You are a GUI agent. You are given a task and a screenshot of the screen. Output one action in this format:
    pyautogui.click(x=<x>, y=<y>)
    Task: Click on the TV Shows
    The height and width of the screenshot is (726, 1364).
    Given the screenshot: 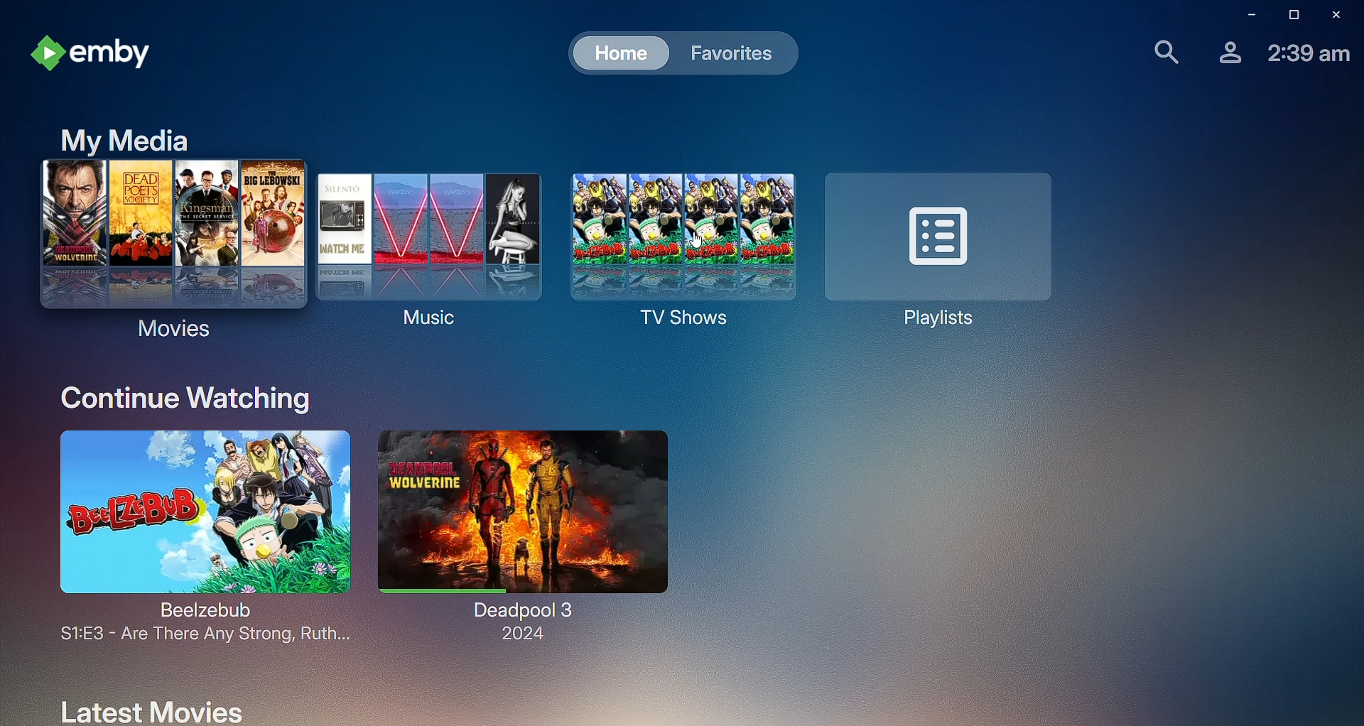 What is the action you would take?
    pyautogui.click(x=677, y=259)
    